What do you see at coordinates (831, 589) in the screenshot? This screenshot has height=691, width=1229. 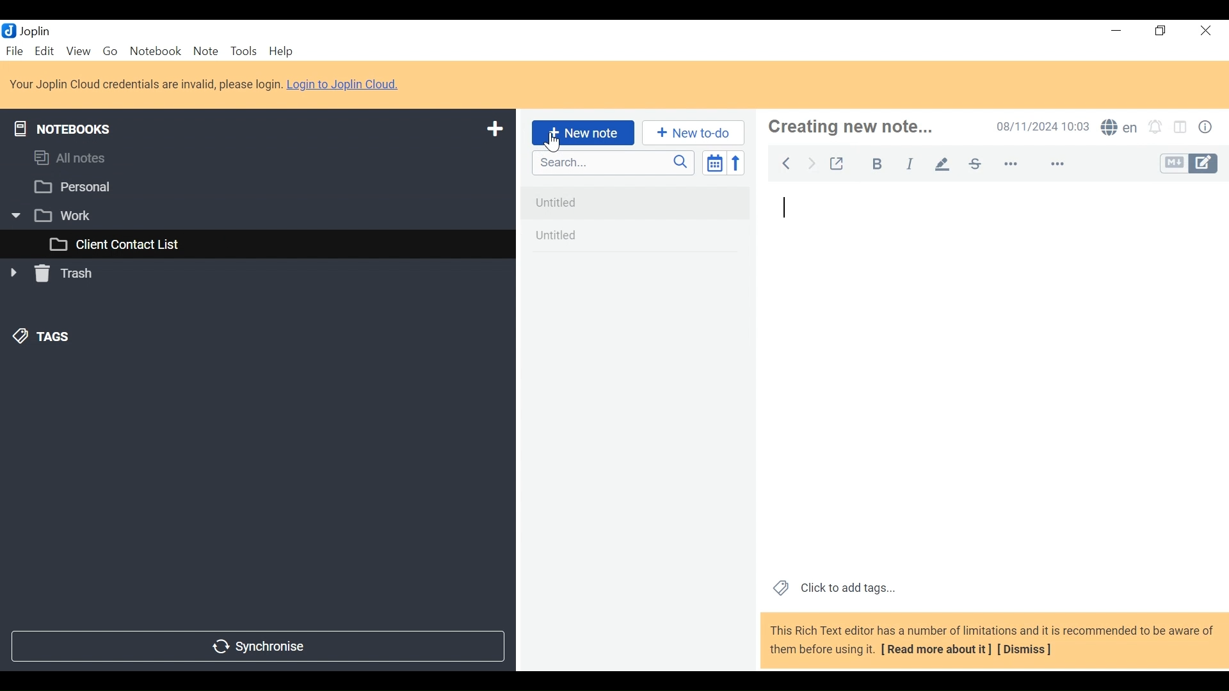 I see `Click to add tags` at bounding box center [831, 589].